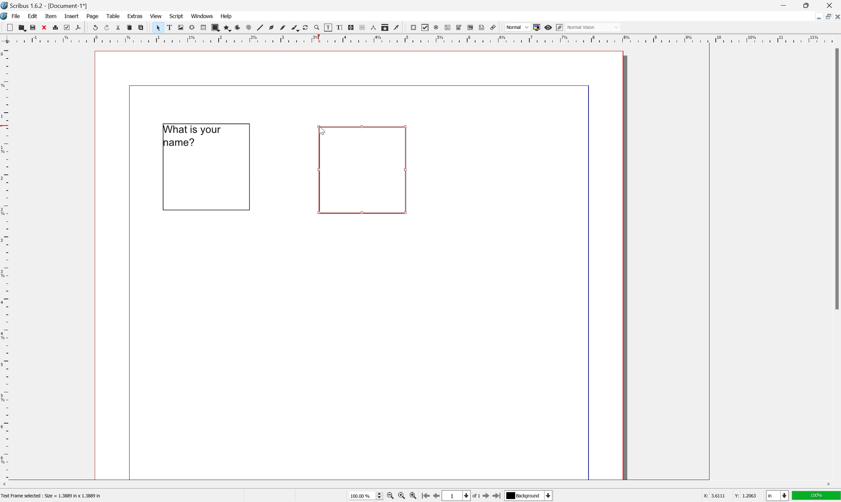  What do you see at coordinates (136, 16) in the screenshot?
I see `extras` at bounding box center [136, 16].